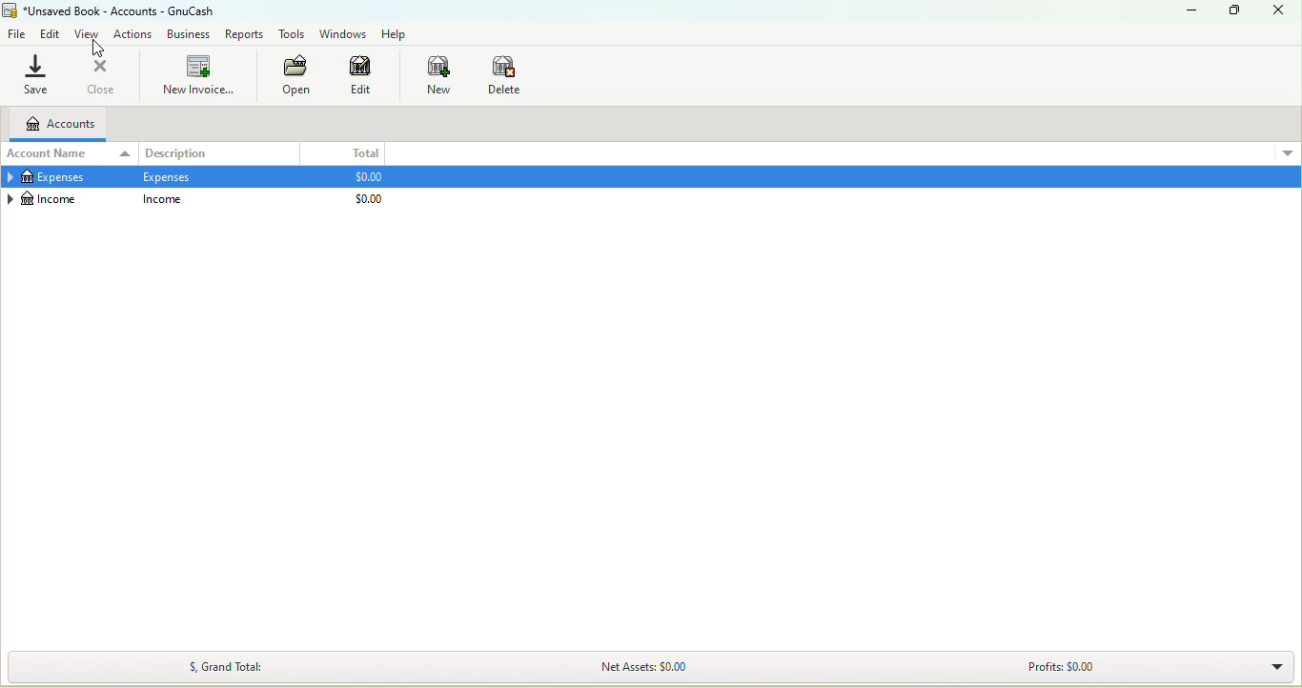  I want to click on Report, so click(247, 35).